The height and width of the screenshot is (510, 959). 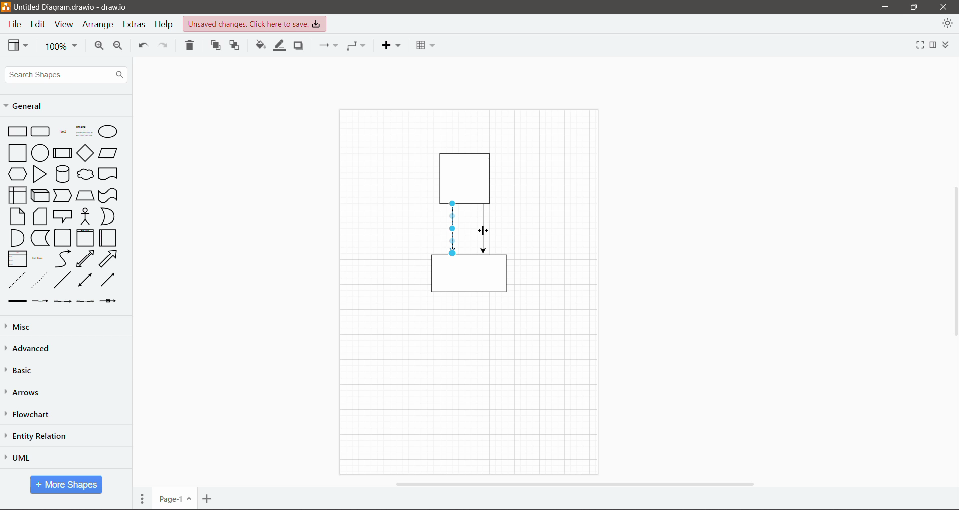 I want to click on And, so click(x=16, y=238).